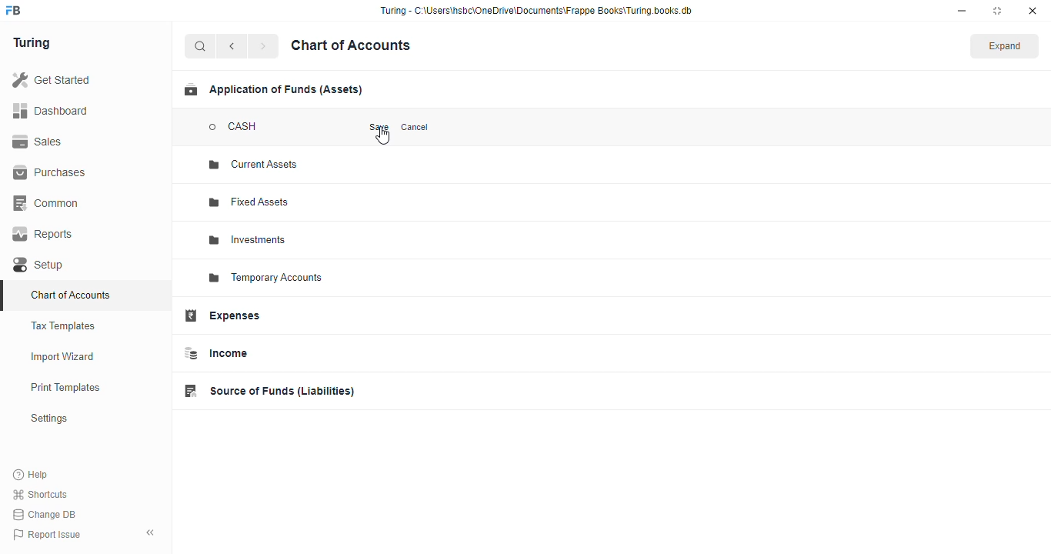  I want to click on turing, so click(31, 43).